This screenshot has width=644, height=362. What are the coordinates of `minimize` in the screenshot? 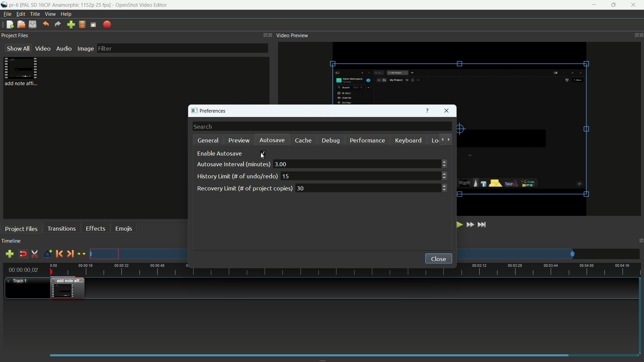 It's located at (595, 5).